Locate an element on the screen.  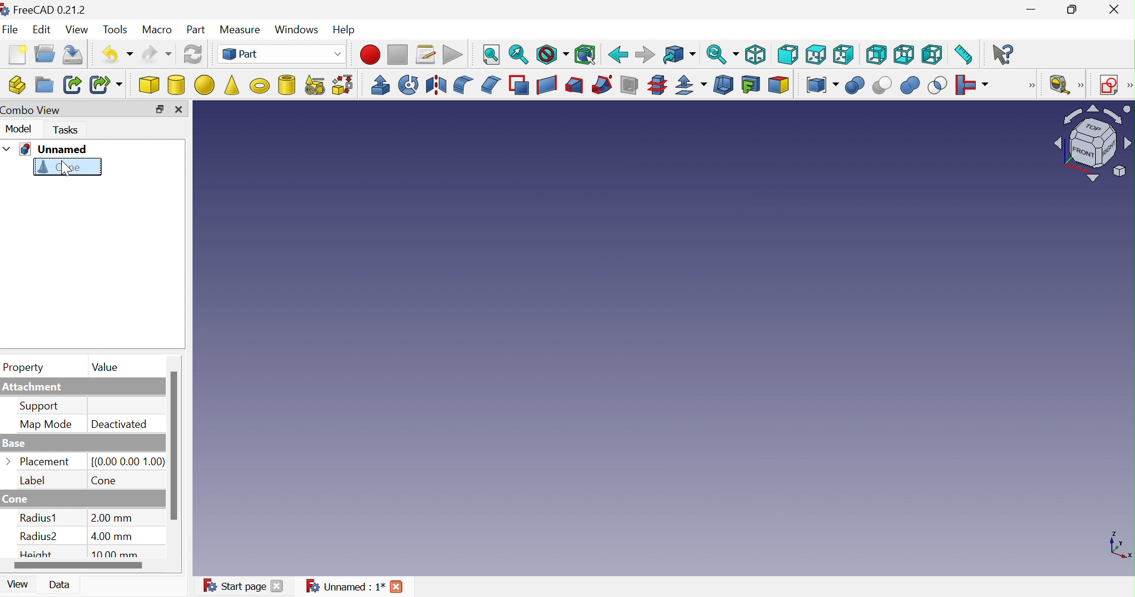
Macro is located at coordinates (158, 30).